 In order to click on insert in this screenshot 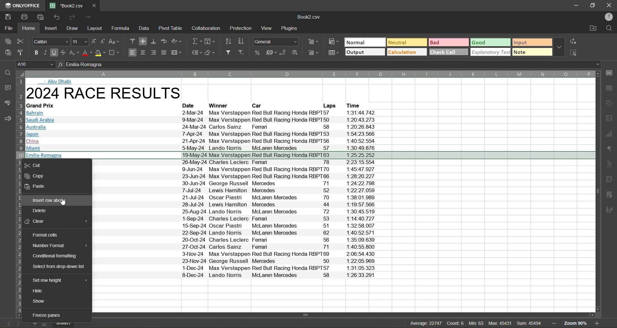, I will do `click(51, 28)`.